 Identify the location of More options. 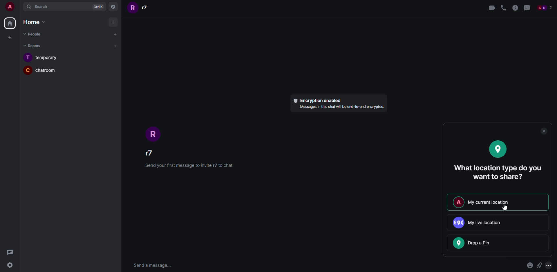
(549, 265).